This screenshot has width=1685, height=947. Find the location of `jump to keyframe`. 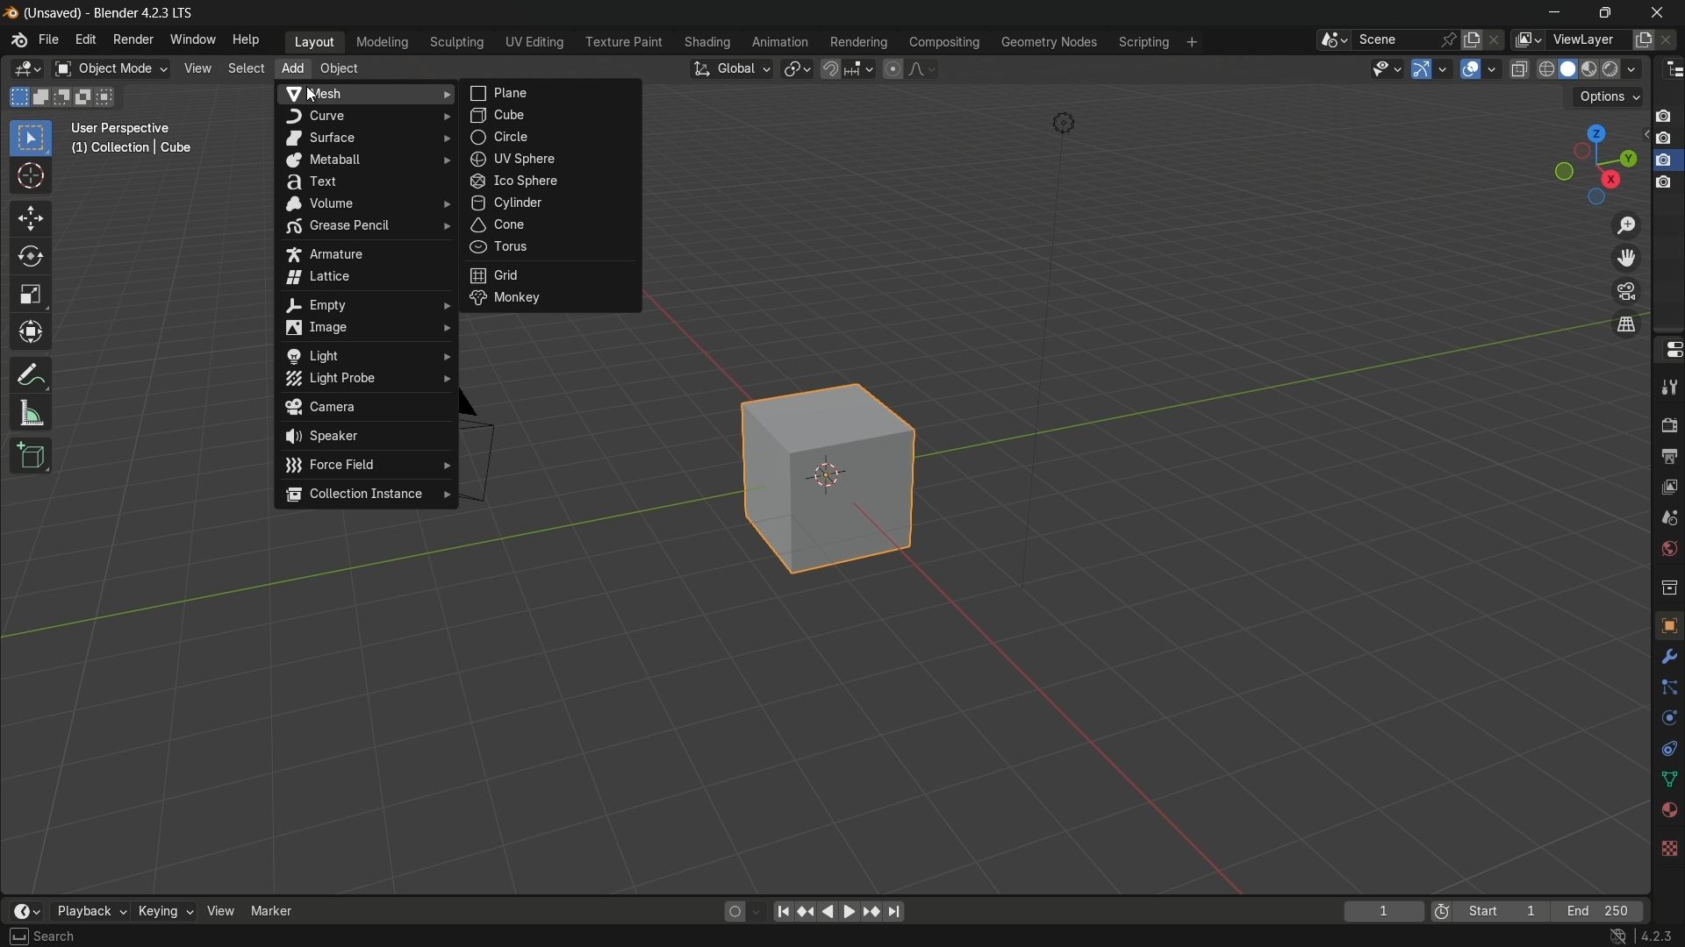

jump to keyframe is located at coordinates (874, 913).